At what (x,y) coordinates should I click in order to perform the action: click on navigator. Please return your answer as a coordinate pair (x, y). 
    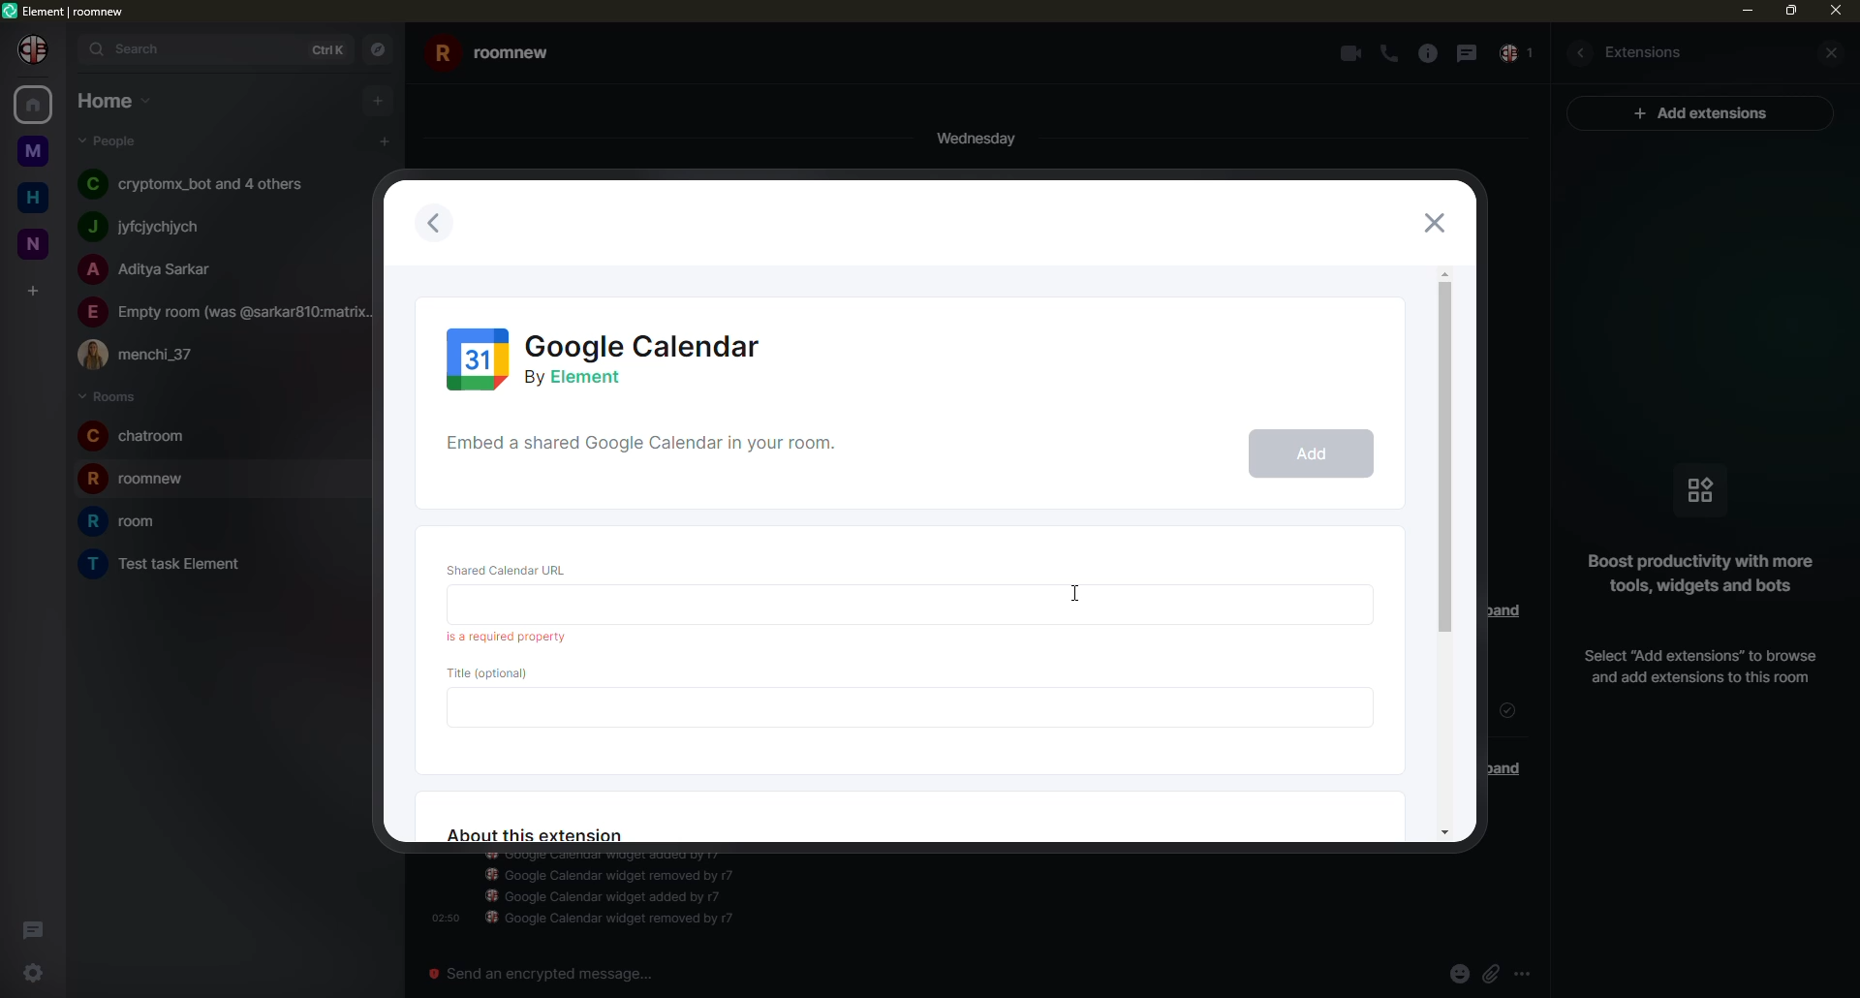
    Looking at the image, I should click on (379, 47).